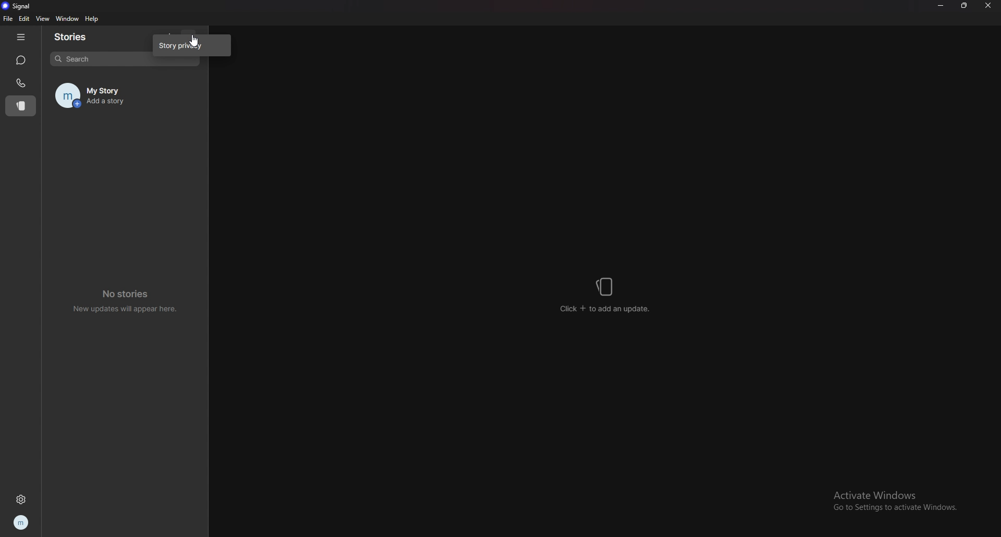 The height and width of the screenshot is (537, 1001). I want to click on chats, so click(21, 60).